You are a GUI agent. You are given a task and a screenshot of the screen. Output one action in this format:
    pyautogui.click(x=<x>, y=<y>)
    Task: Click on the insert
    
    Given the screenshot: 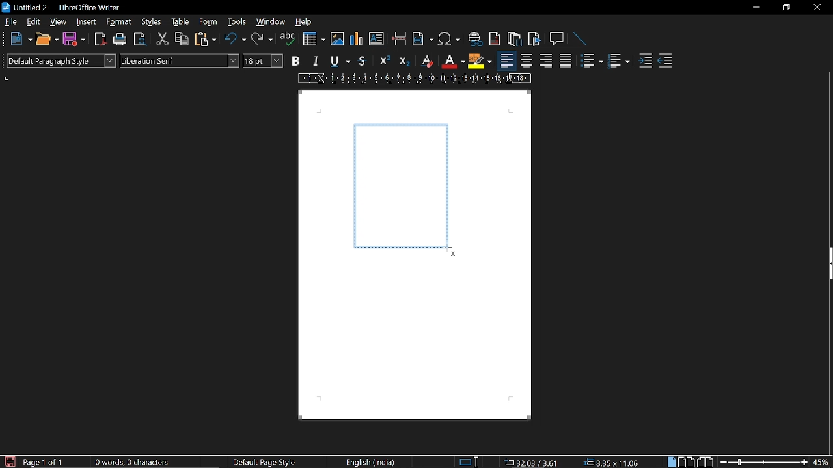 What is the action you would take?
    pyautogui.click(x=87, y=22)
    